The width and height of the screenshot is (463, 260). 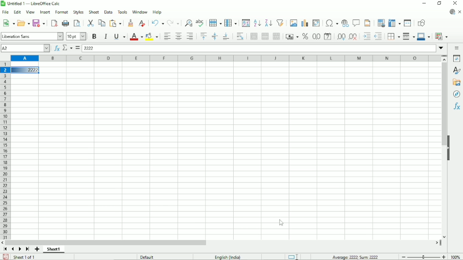 I want to click on Merge cells, so click(x=265, y=36).